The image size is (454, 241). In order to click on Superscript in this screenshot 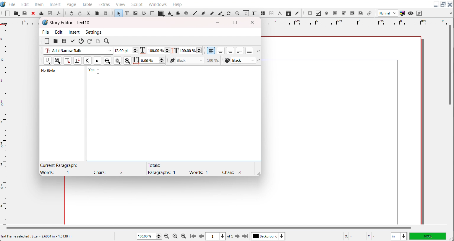, I will do `click(78, 61)`.